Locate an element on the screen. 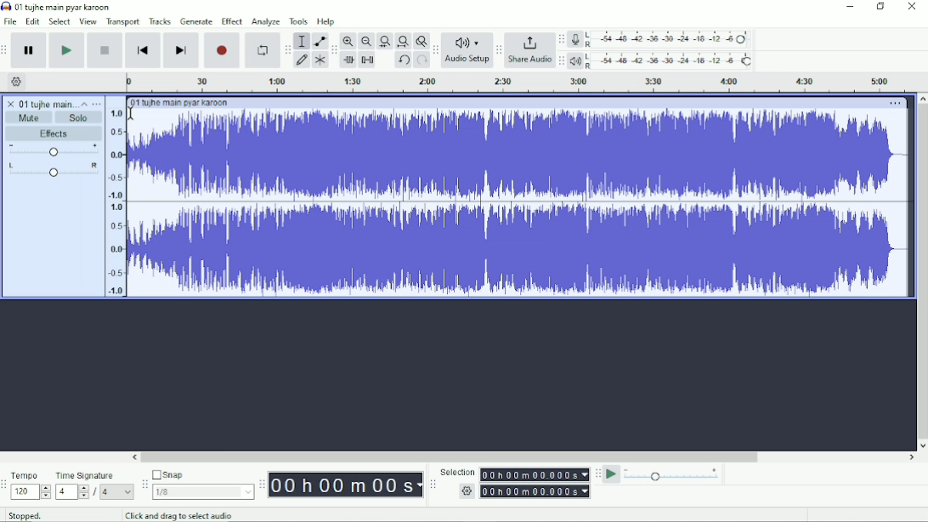 This screenshot has height=522, width=928. Audacity snapping toolbar is located at coordinates (144, 483).